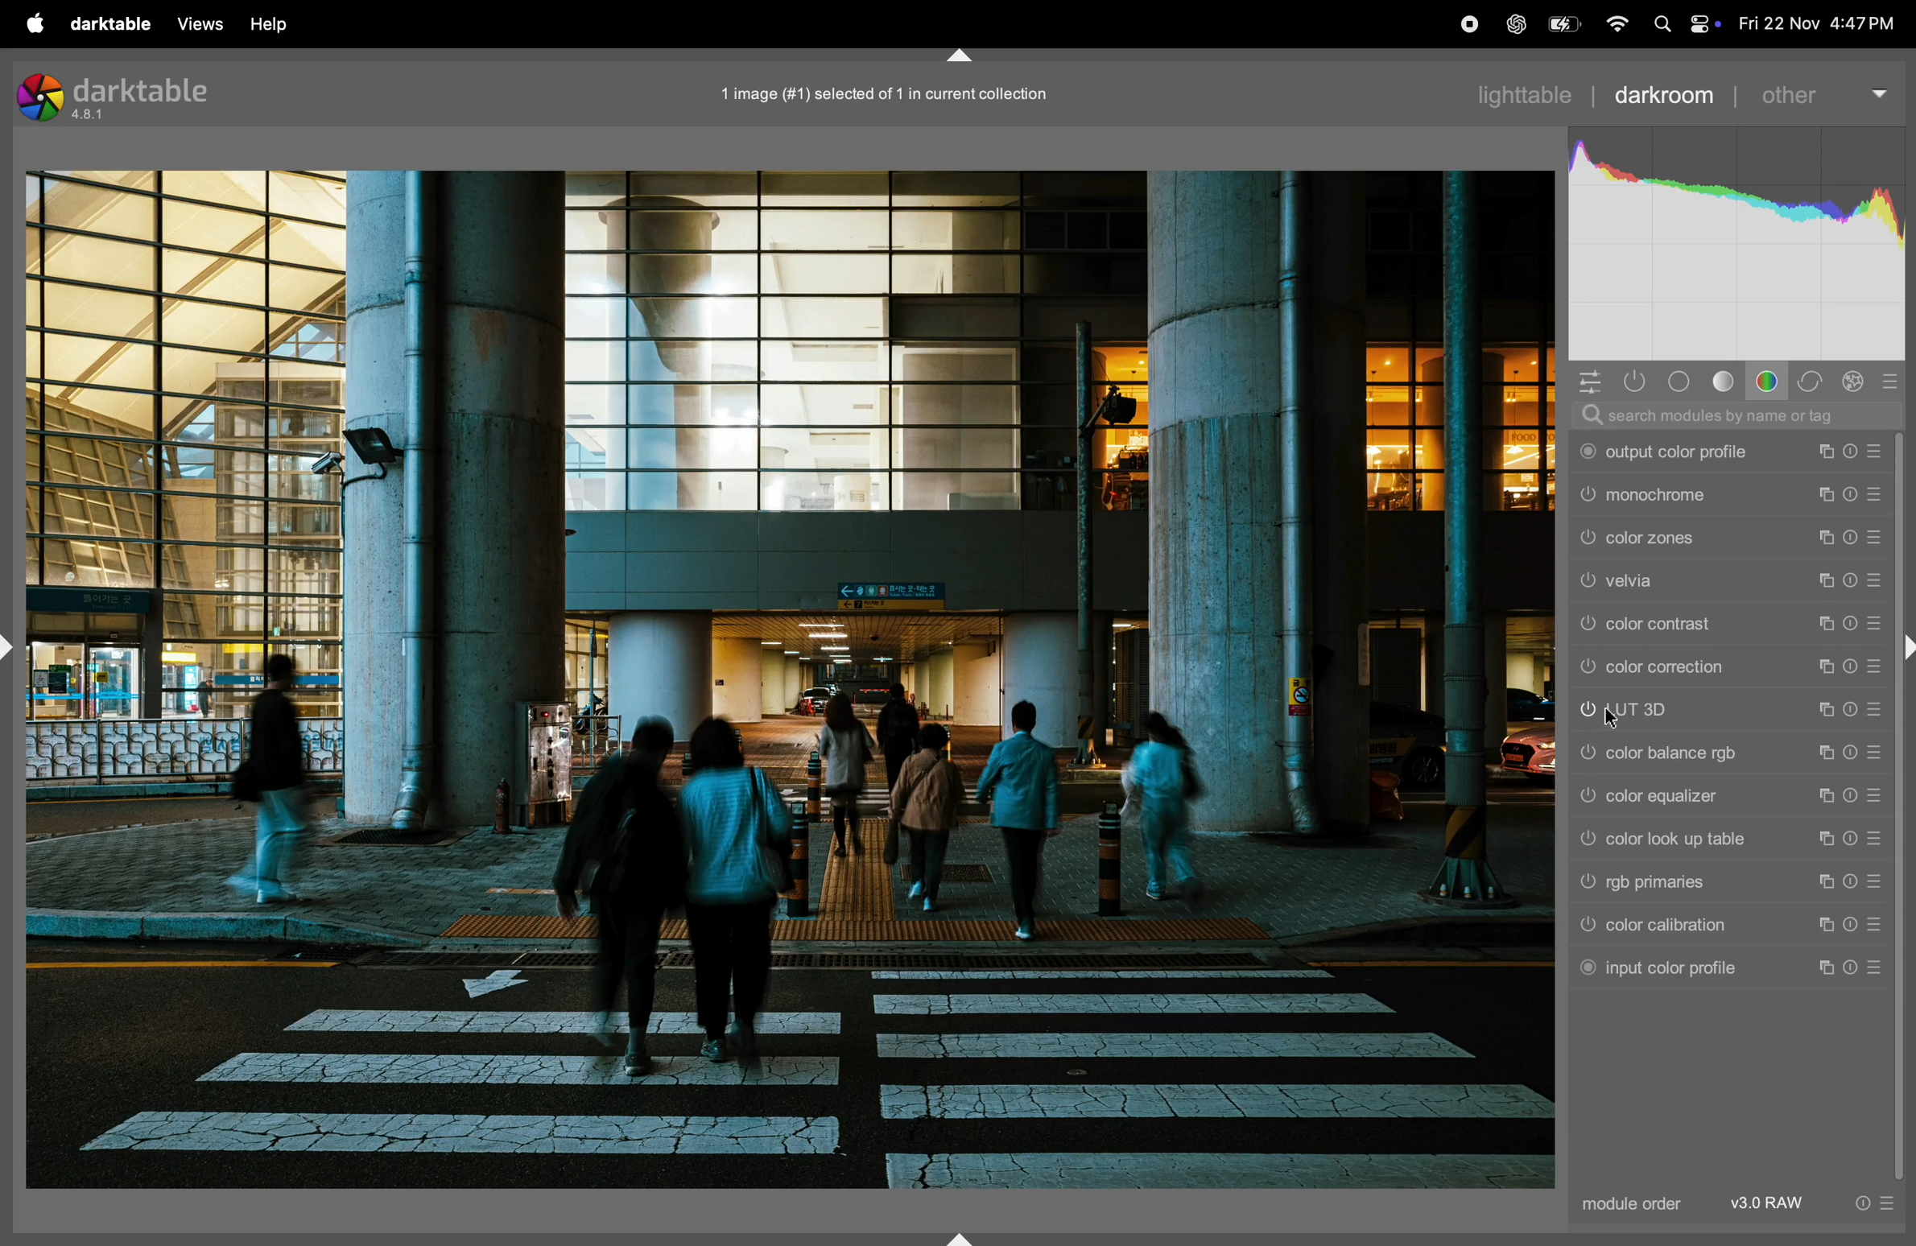 The height and width of the screenshot is (1246, 1916). Describe the element at coordinates (957, 54) in the screenshot. I see `shift+ctrl+t` at that location.